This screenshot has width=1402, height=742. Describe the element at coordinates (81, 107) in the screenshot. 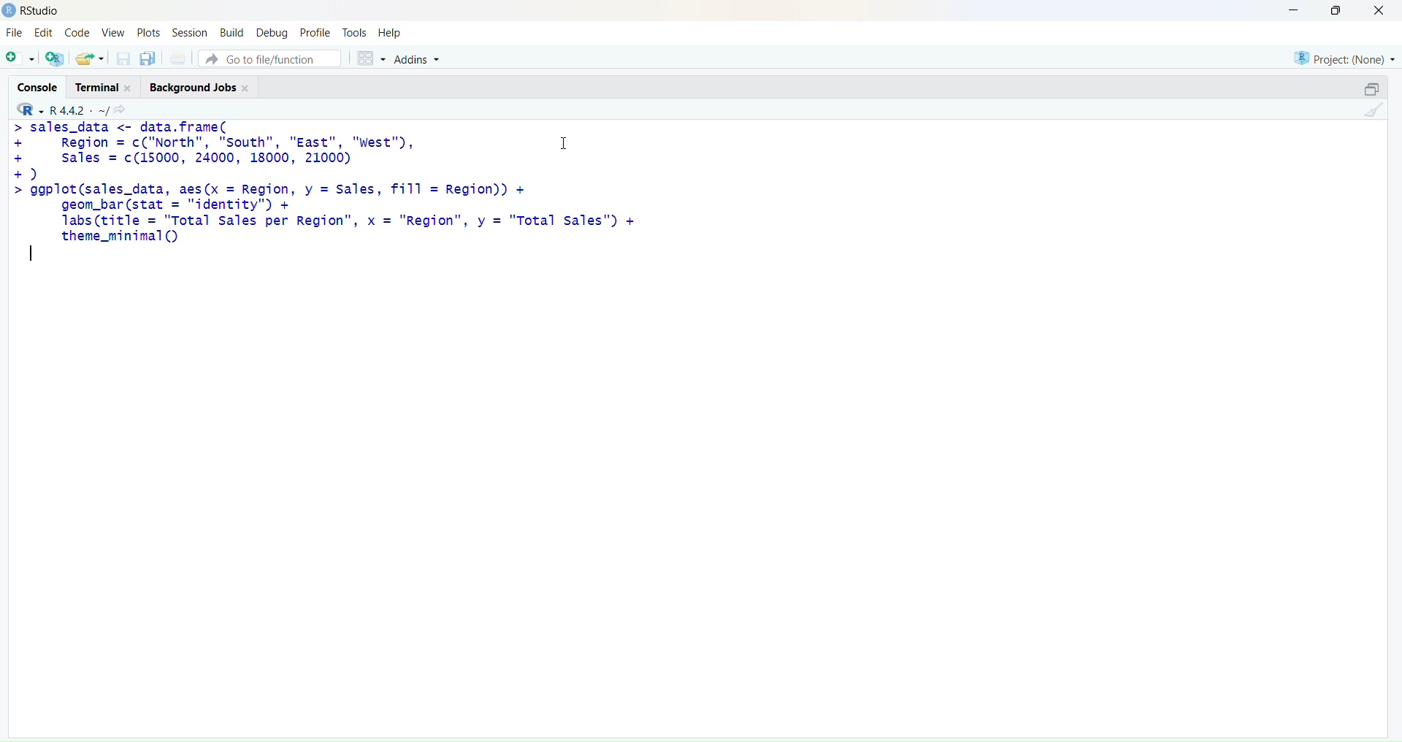

I see `- R442 - ~/` at that location.